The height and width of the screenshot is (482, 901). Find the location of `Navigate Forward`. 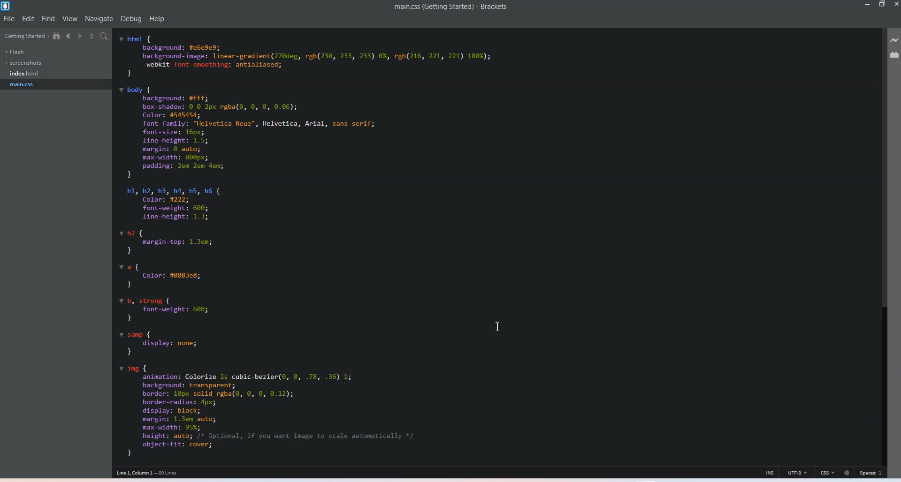

Navigate Forward is located at coordinates (82, 36).